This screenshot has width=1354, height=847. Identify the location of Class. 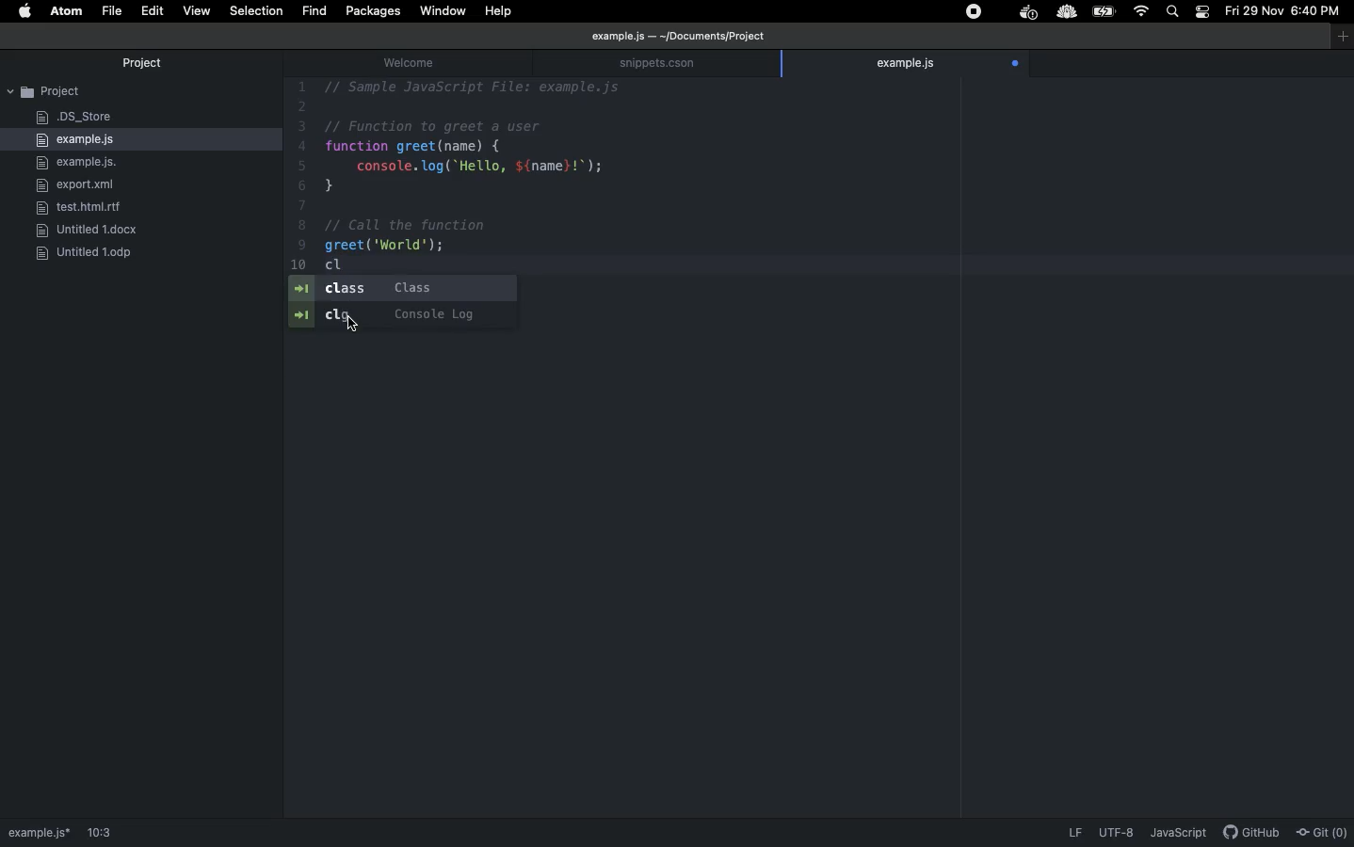
(379, 287).